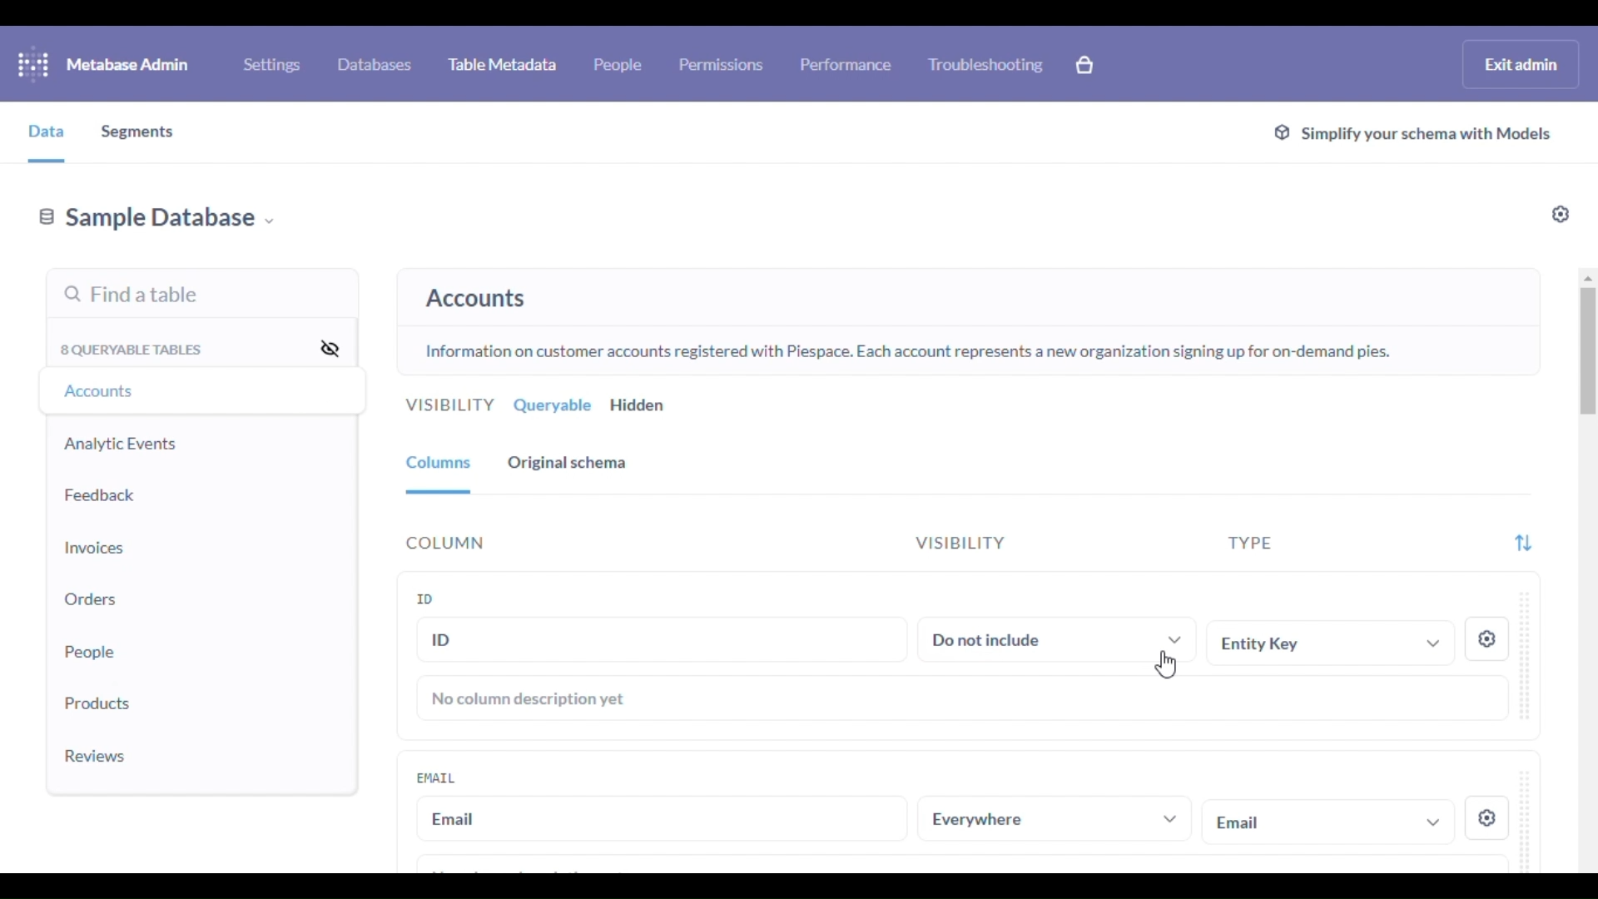 This screenshot has height=899, width=1598. Describe the element at coordinates (1327, 821) in the screenshot. I see `email` at that location.